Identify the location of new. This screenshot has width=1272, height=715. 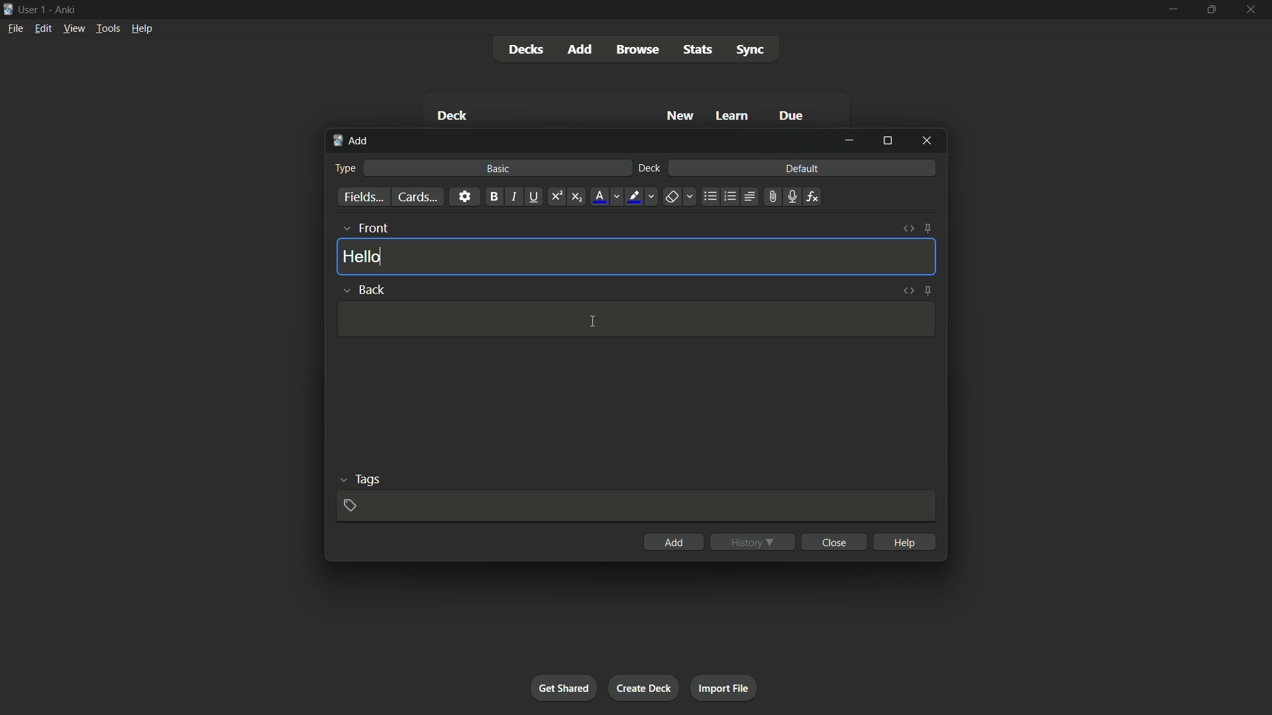
(679, 117).